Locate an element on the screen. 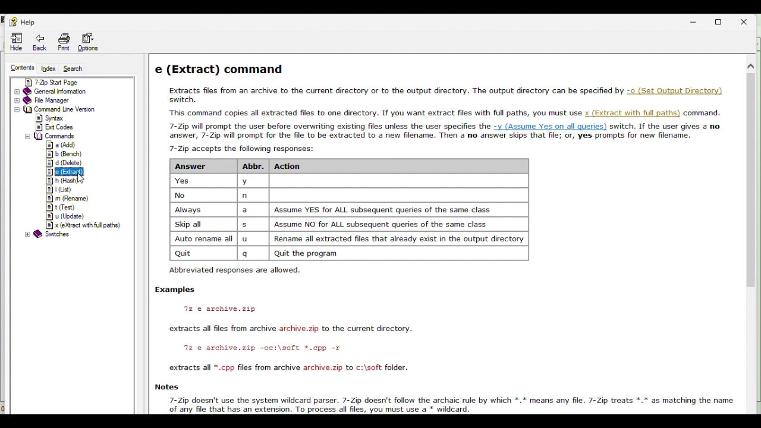  x( extract with full path) is located at coordinates (82, 225).